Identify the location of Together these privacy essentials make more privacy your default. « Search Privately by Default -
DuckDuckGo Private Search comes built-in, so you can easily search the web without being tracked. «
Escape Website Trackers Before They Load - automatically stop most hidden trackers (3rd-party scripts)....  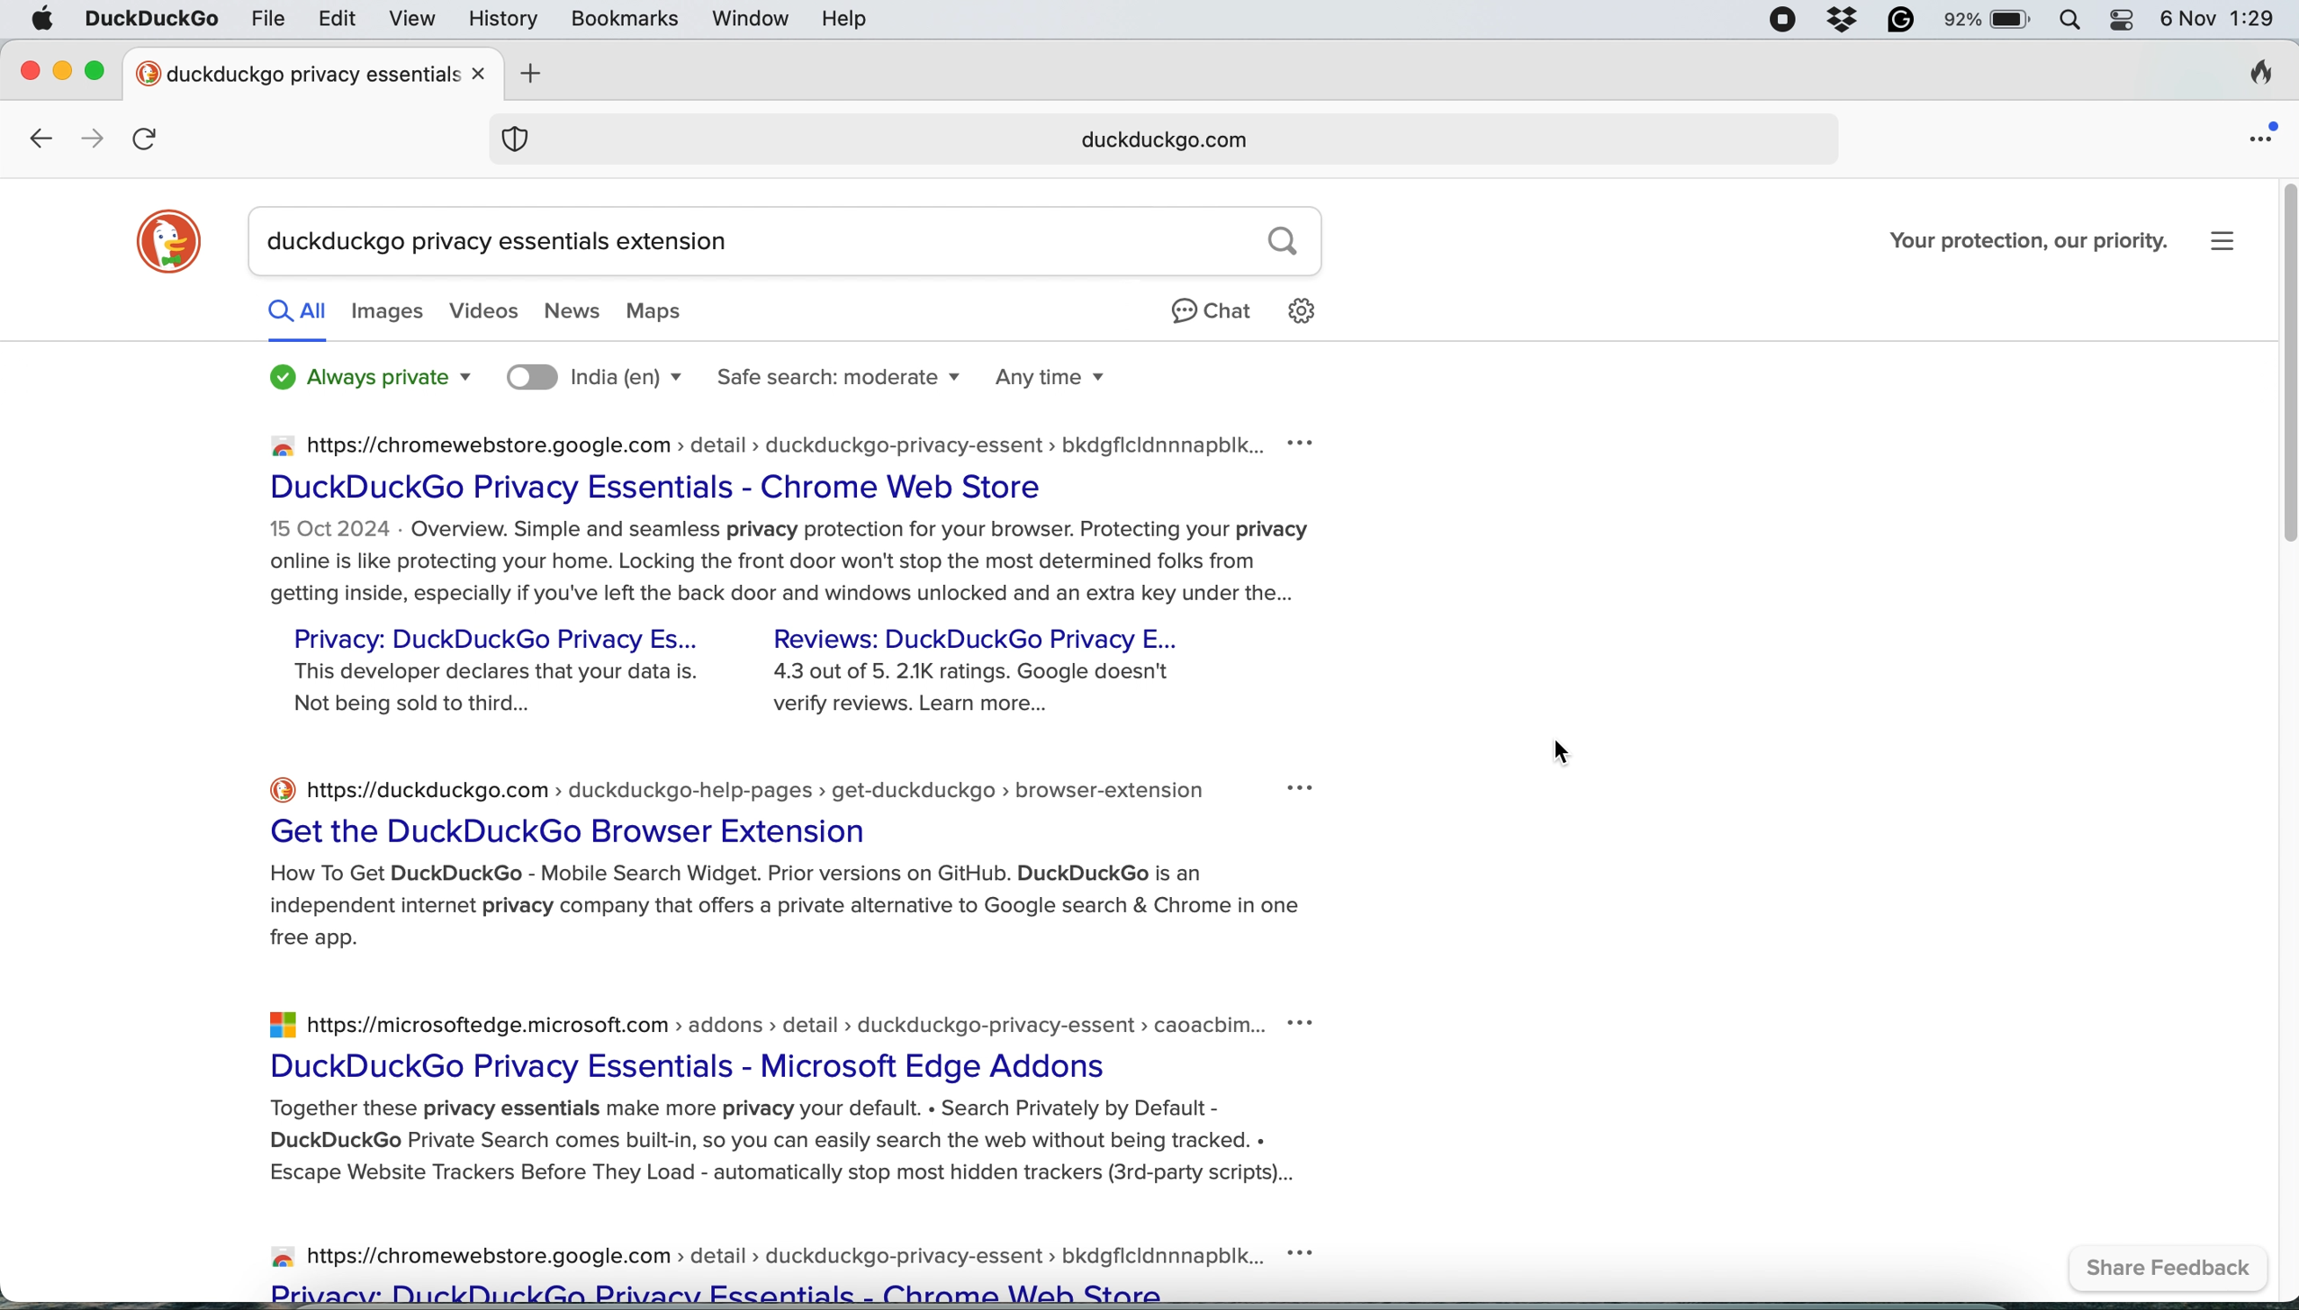
(794, 1149).